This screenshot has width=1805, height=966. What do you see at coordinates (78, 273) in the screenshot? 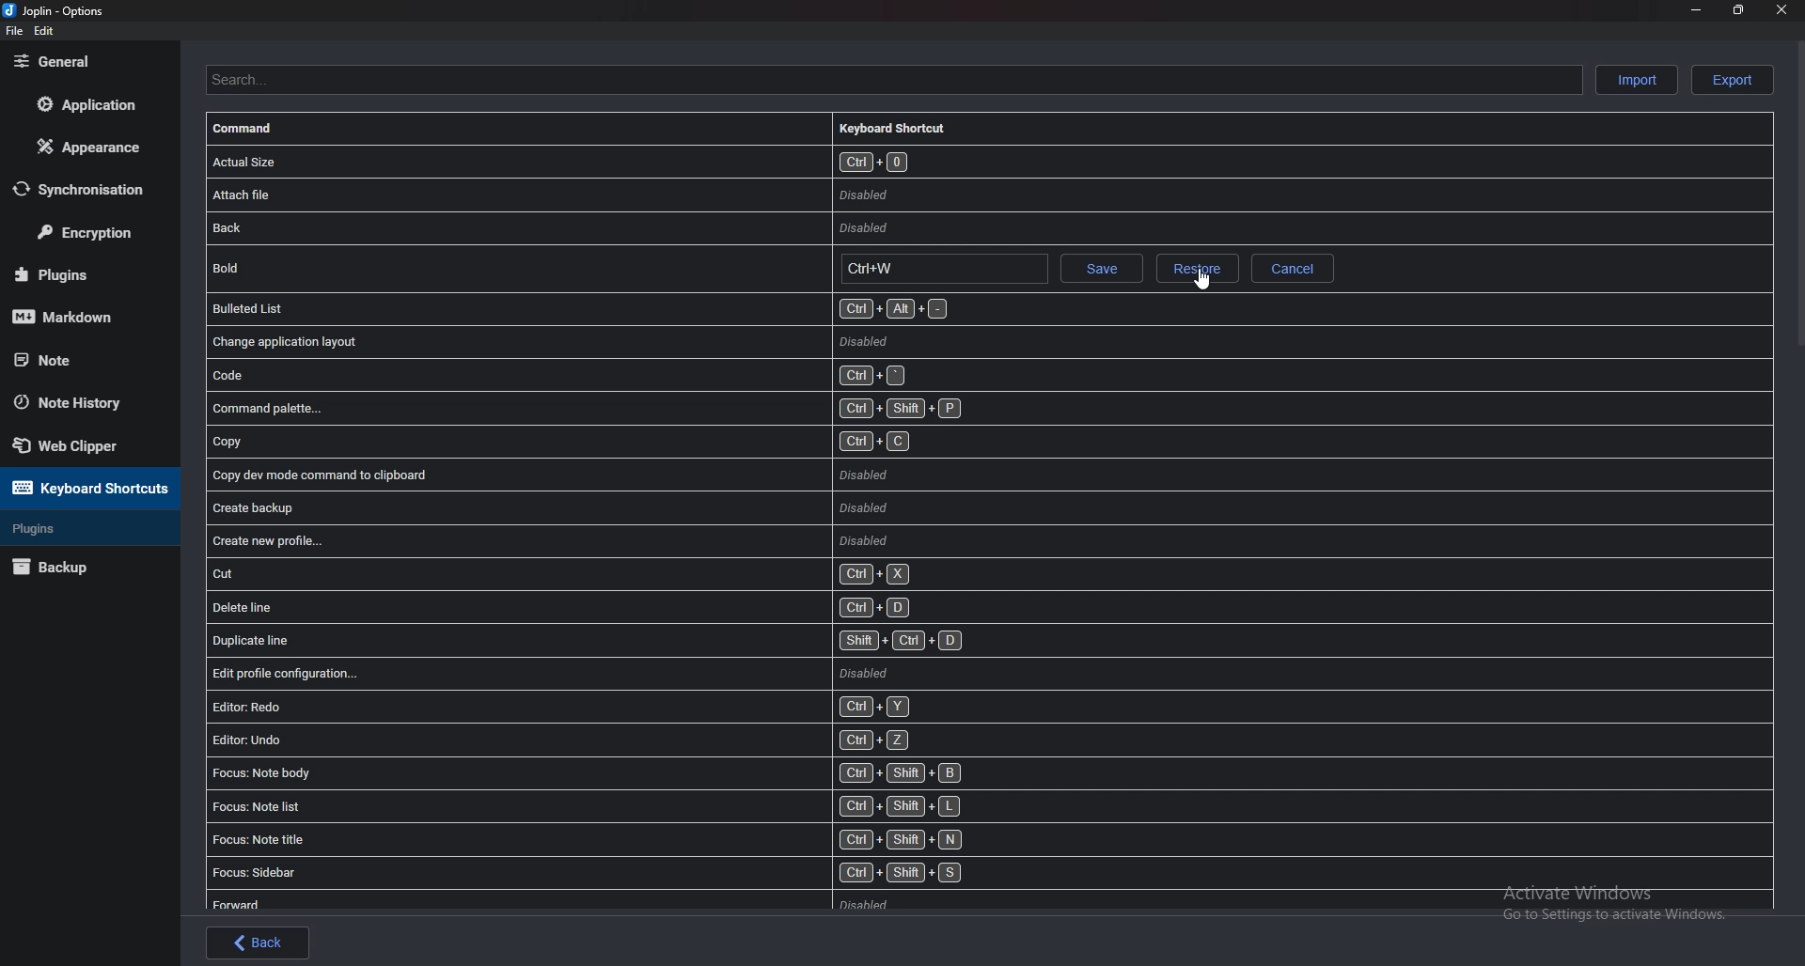
I see `Plugins` at bounding box center [78, 273].